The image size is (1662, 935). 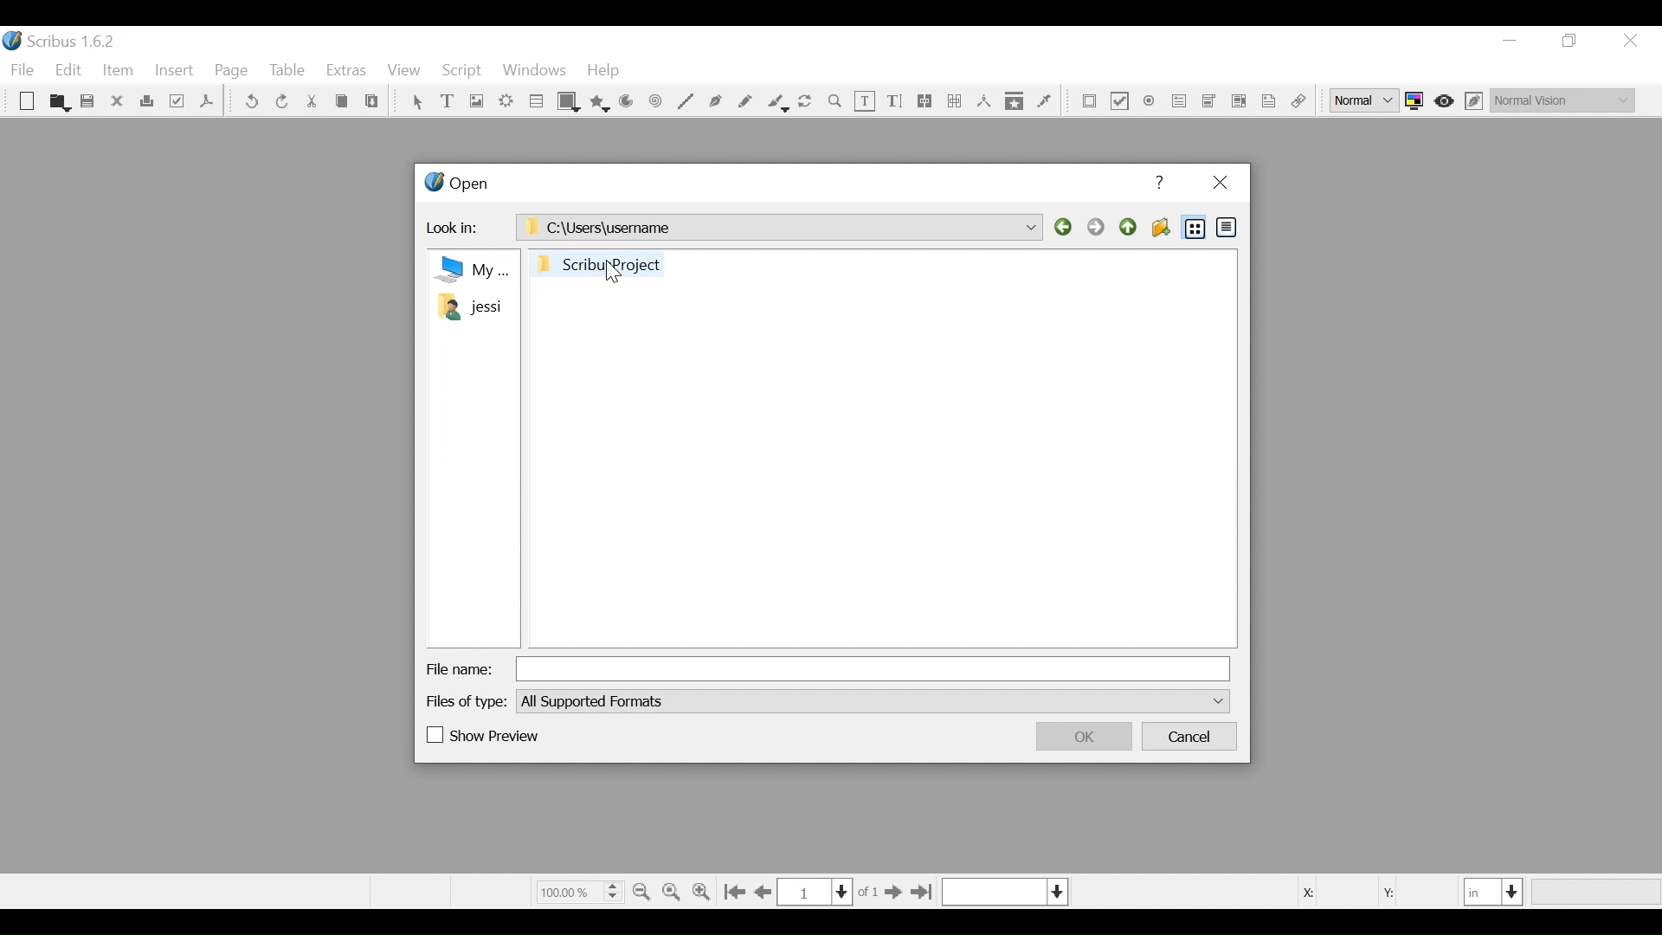 What do you see at coordinates (25, 70) in the screenshot?
I see `File` at bounding box center [25, 70].